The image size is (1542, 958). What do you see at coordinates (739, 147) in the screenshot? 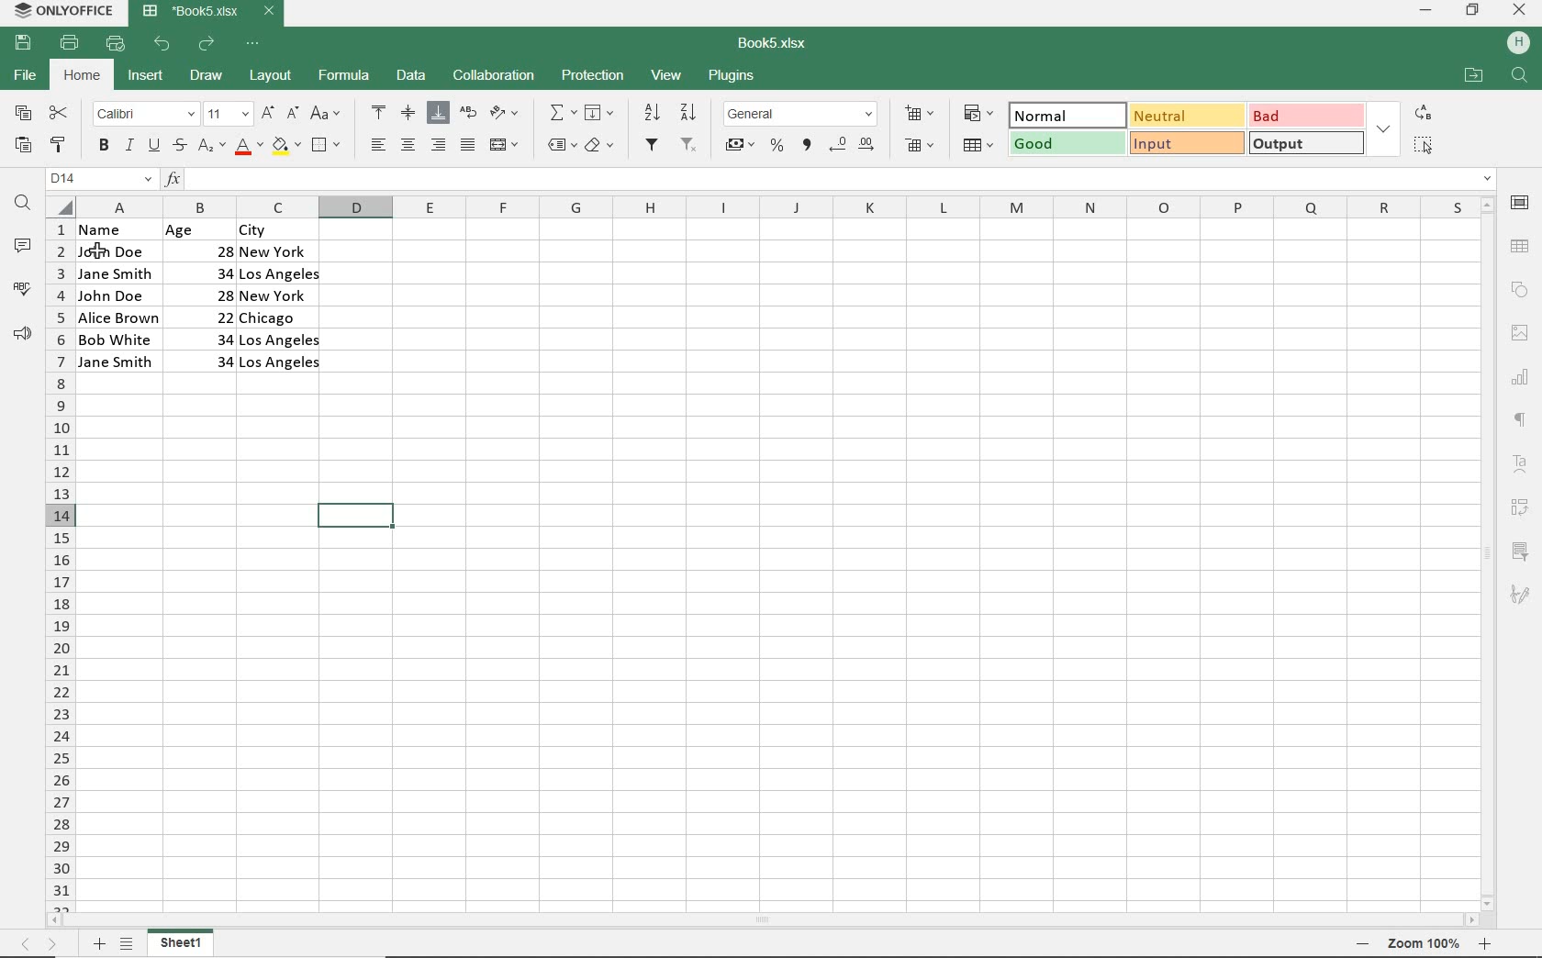
I see `ACCOUNTING STYLE` at bounding box center [739, 147].